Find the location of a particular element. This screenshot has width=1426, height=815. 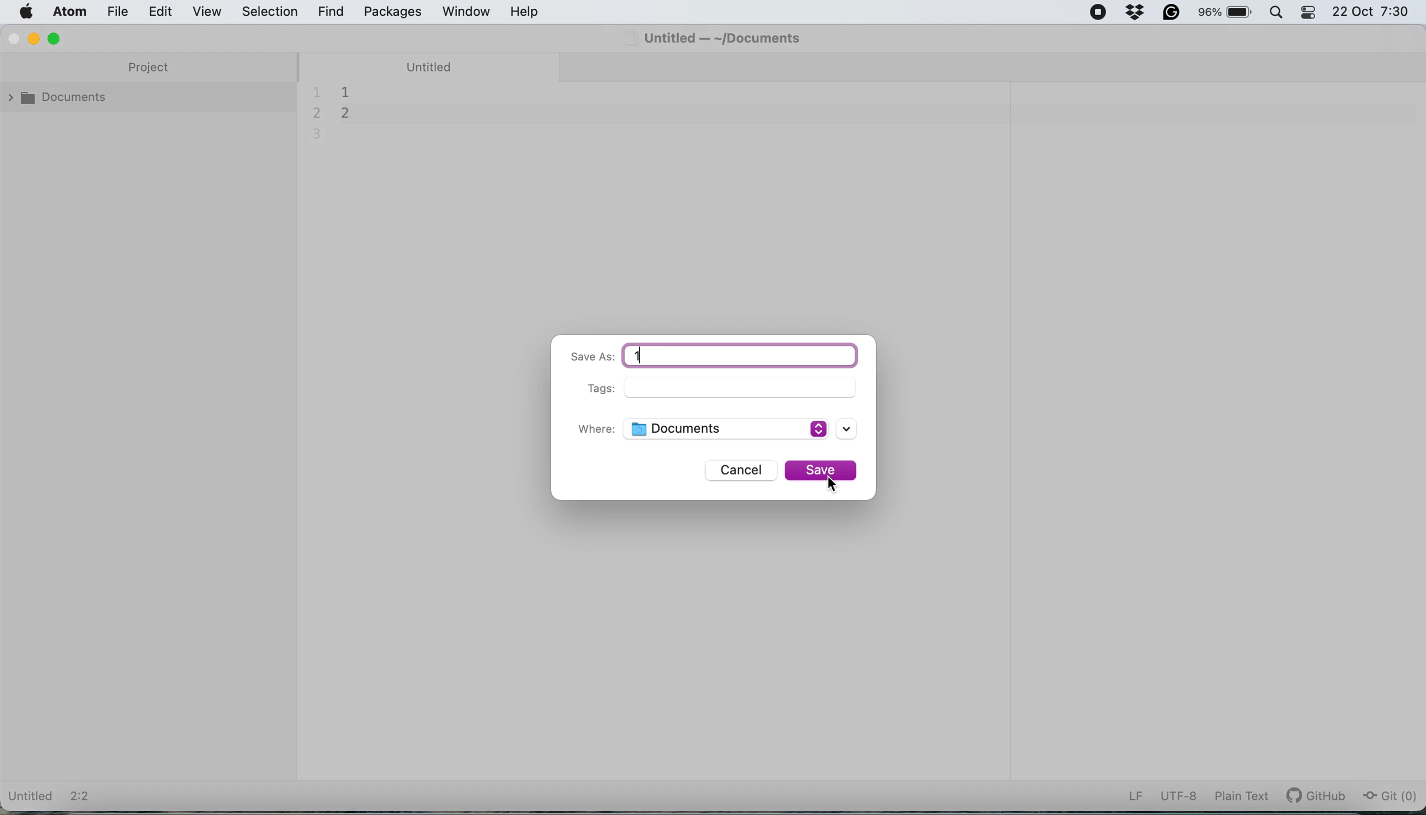

grammarly is located at coordinates (1171, 14).